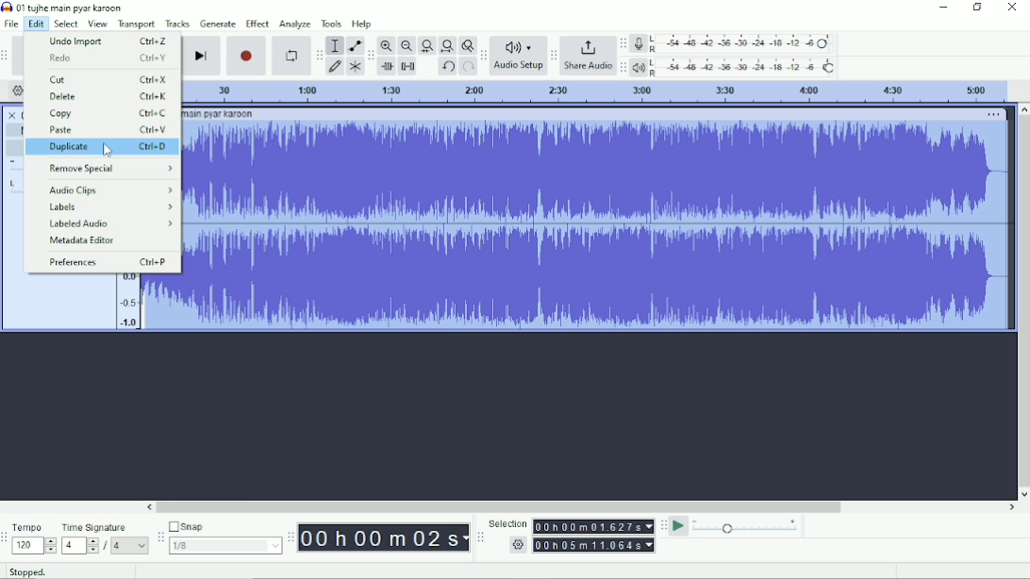 This screenshot has height=579, width=1030. Describe the element at coordinates (747, 526) in the screenshot. I see `Playback speed` at that location.